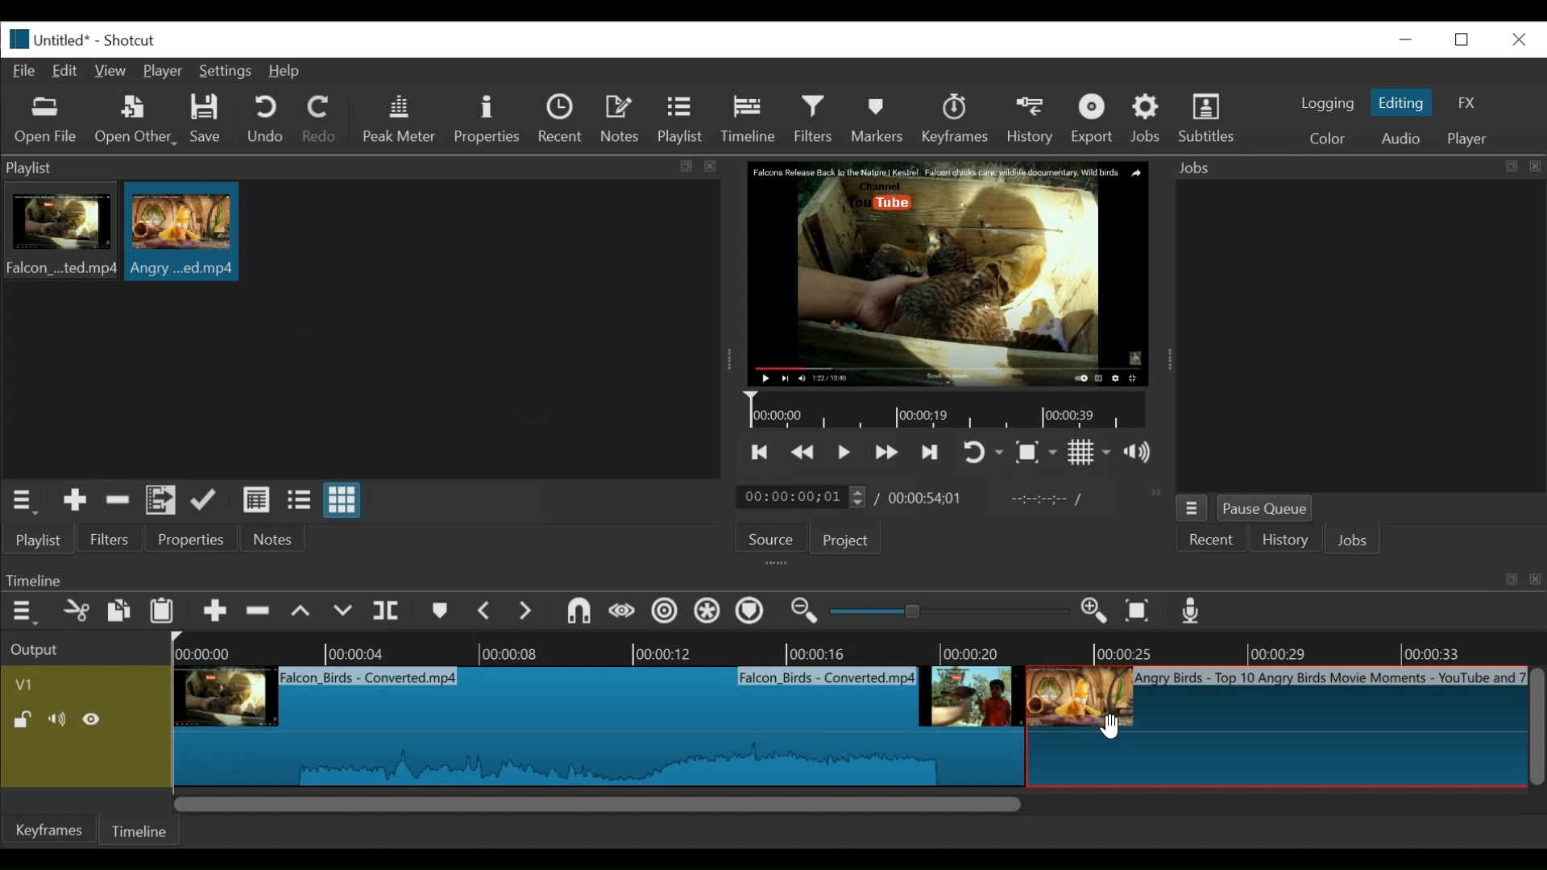 The height and width of the screenshot is (870, 1547). I want to click on Jobs, so click(1149, 118).